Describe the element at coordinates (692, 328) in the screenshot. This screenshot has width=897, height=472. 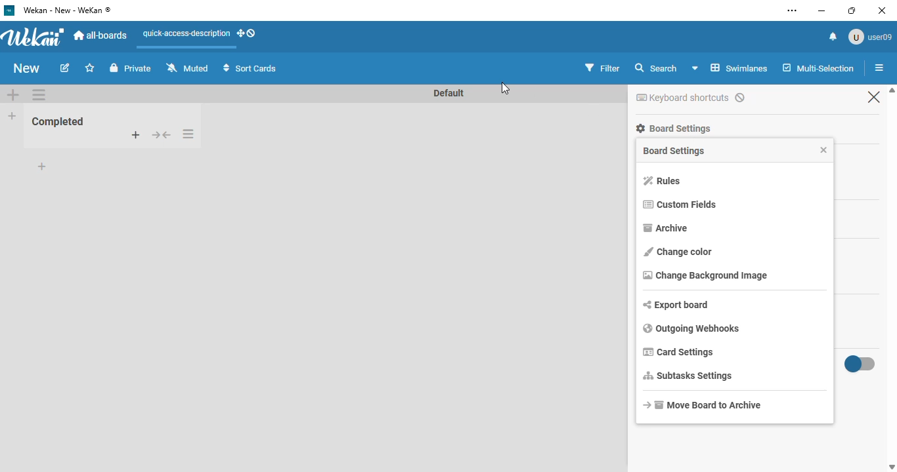
I see `outgoing webhooks` at that location.